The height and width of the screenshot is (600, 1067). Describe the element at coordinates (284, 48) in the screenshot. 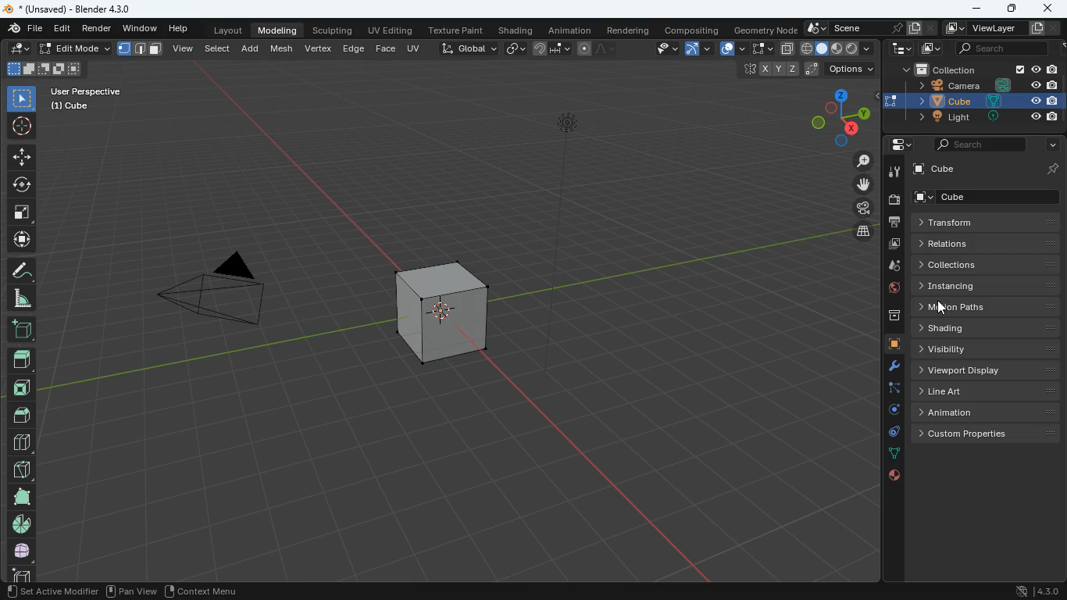

I see `mesh` at that location.